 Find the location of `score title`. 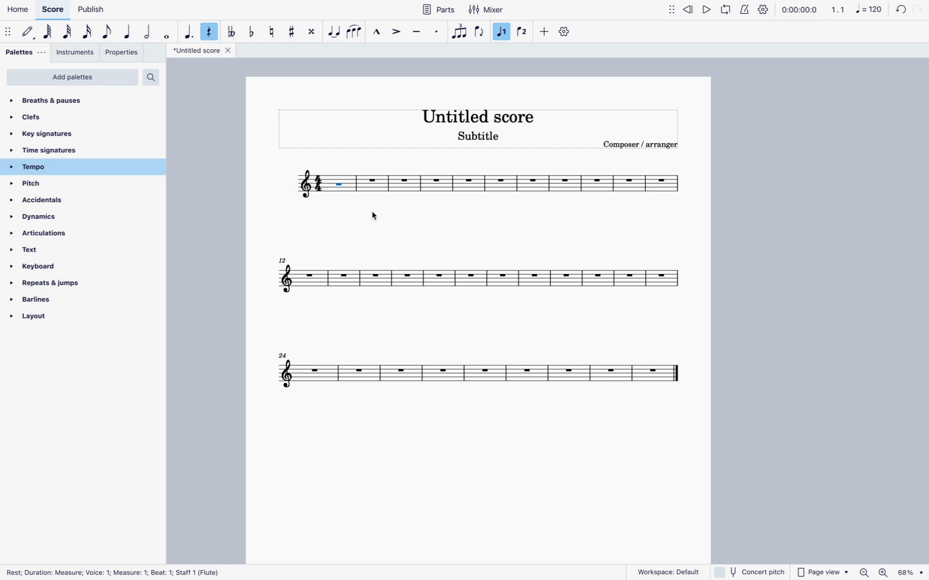

score title is located at coordinates (479, 115).